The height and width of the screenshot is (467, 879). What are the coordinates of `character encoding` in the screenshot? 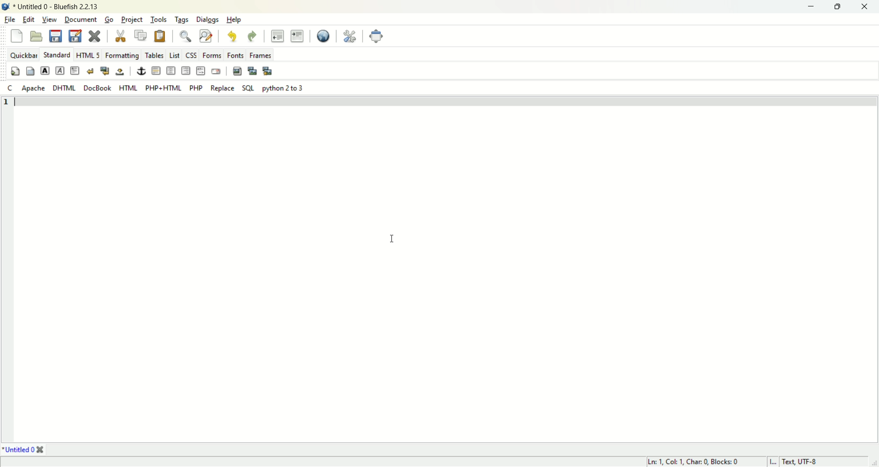 It's located at (811, 462).